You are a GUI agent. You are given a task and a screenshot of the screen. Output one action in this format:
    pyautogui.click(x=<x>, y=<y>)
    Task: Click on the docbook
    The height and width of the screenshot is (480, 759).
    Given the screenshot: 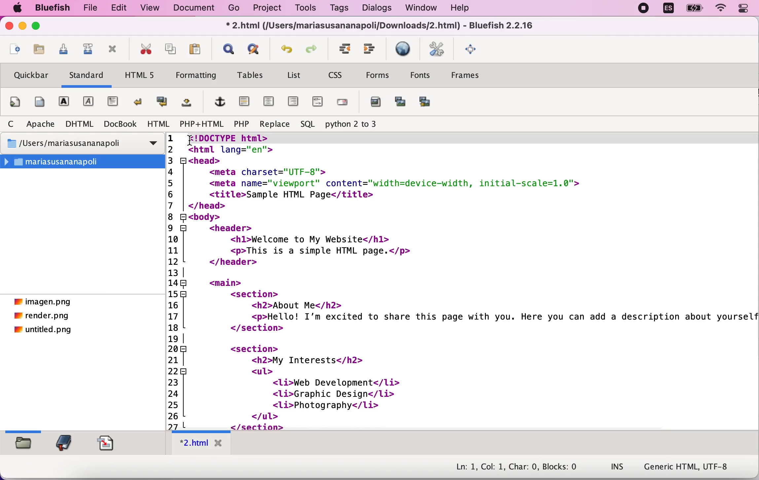 What is the action you would take?
    pyautogui.click(x=119, y=125)
    